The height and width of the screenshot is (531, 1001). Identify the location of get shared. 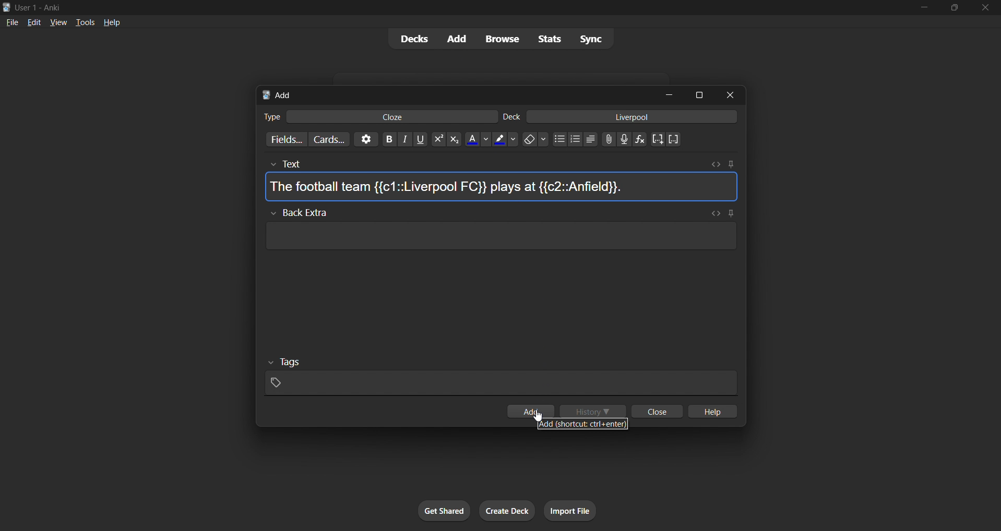
(445, 510).